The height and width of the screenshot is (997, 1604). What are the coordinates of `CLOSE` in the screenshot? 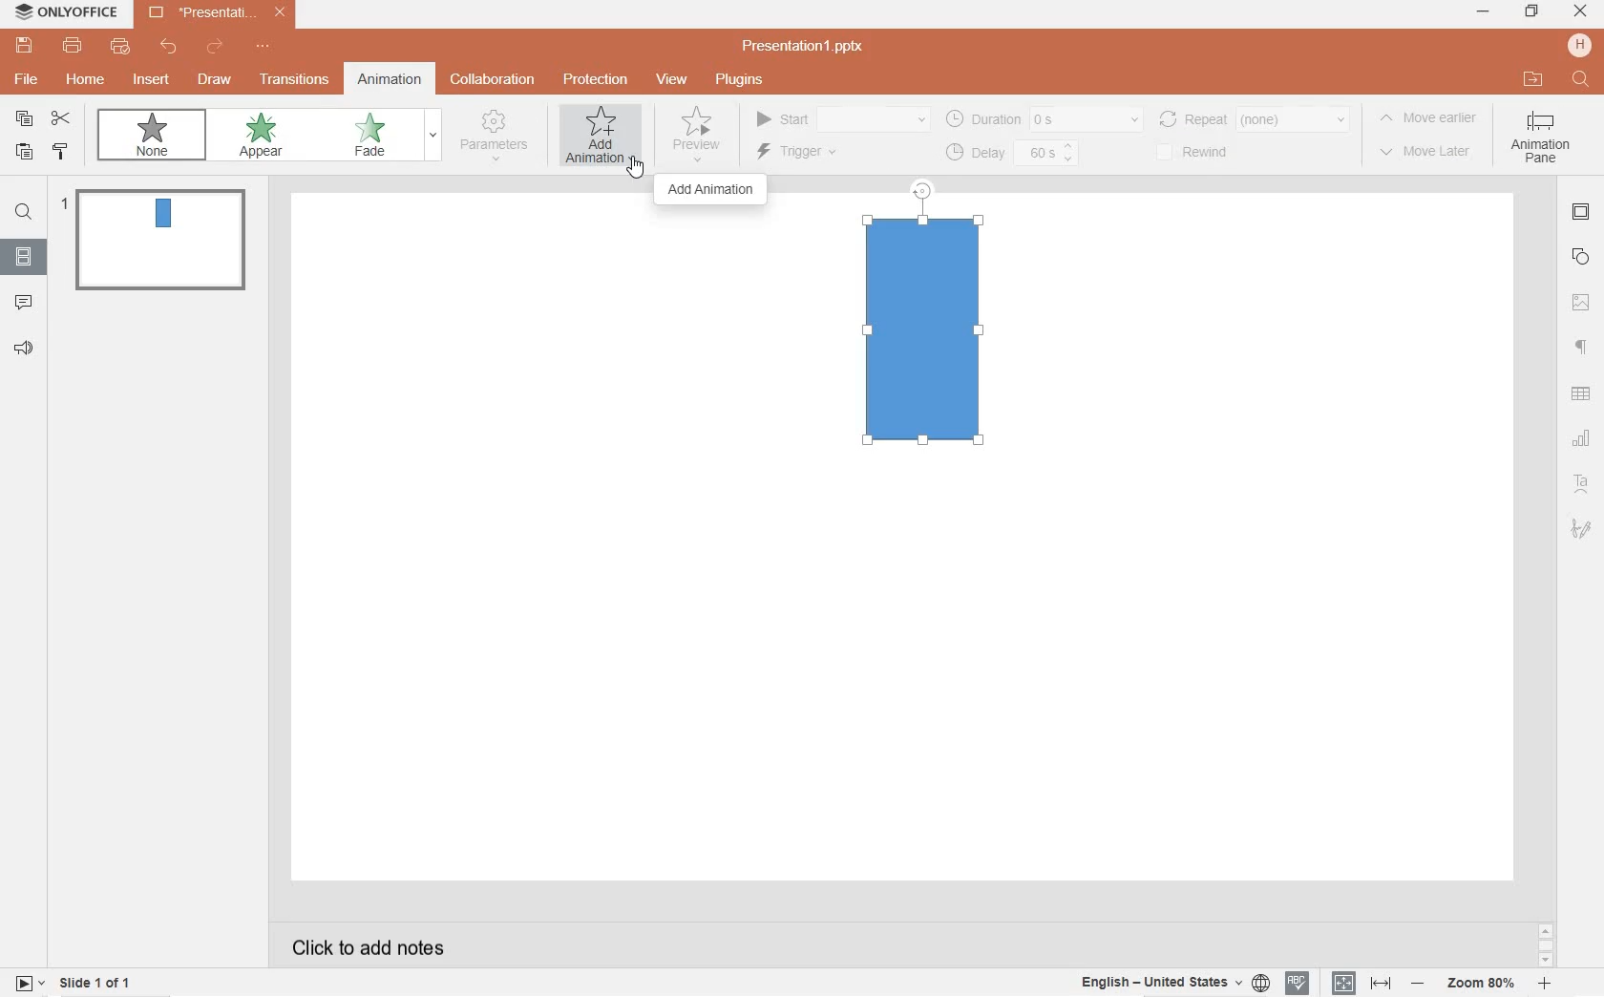 It's located at (1581, 12).